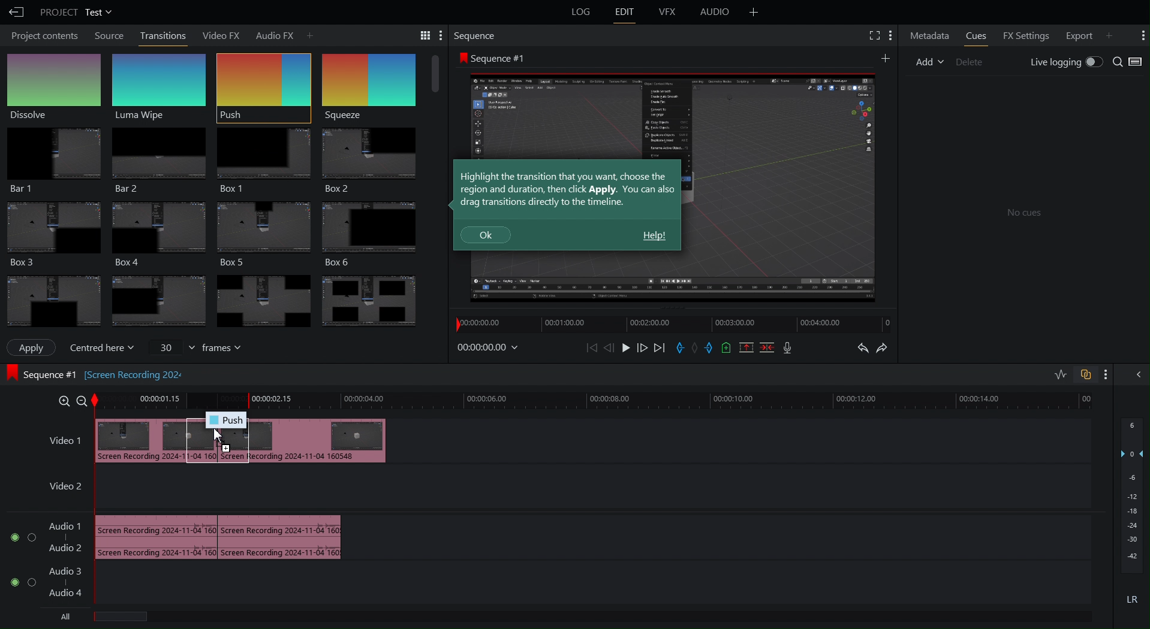 The image size is (1150, 629). What do you see at coordinates (627, 13) in the screenshot?
I see `Edit` at bounding box center [627, 13].